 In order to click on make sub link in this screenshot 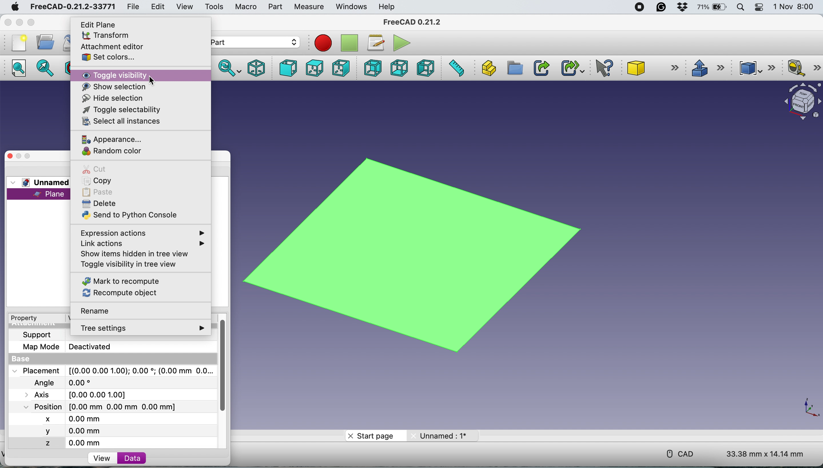, I will do `click(572, 66)`.